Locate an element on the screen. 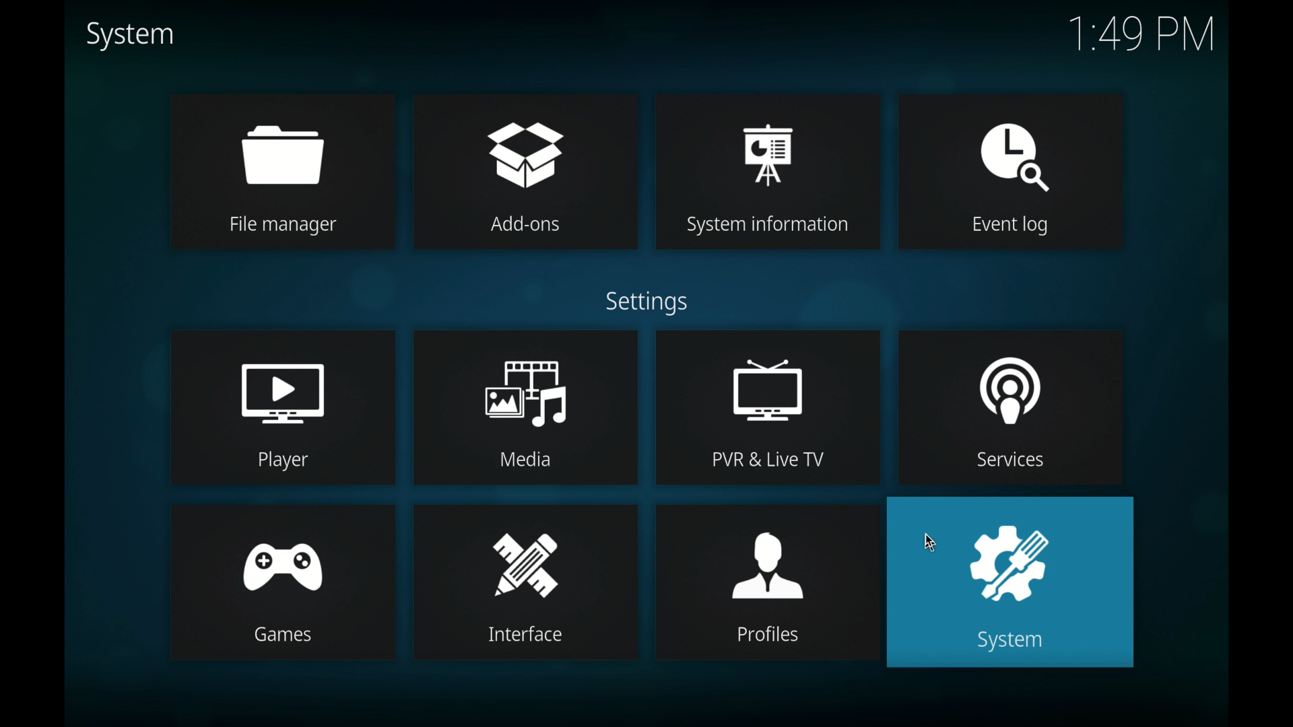 Image resolution: width=1293 pixels, height=727 pixels. add-ons is located at coordinates (522, 169).